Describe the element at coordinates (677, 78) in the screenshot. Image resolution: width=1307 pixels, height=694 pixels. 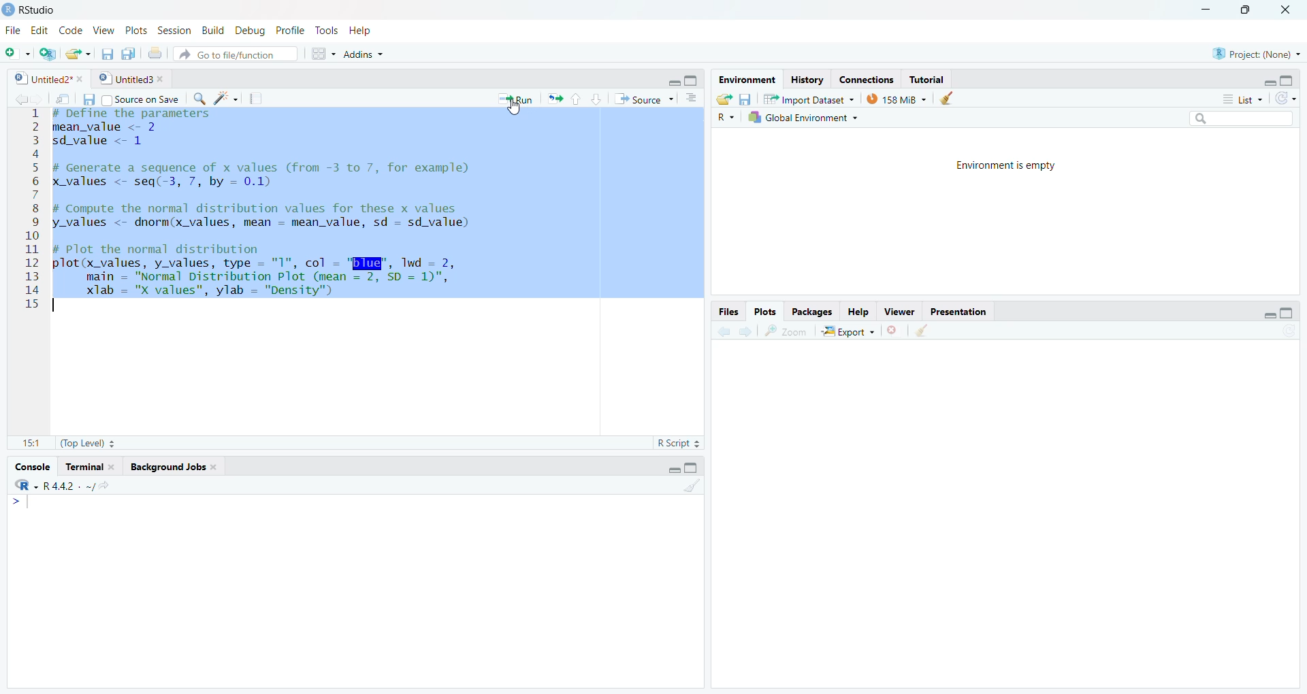
I see `Maximize/minimize` at that location.